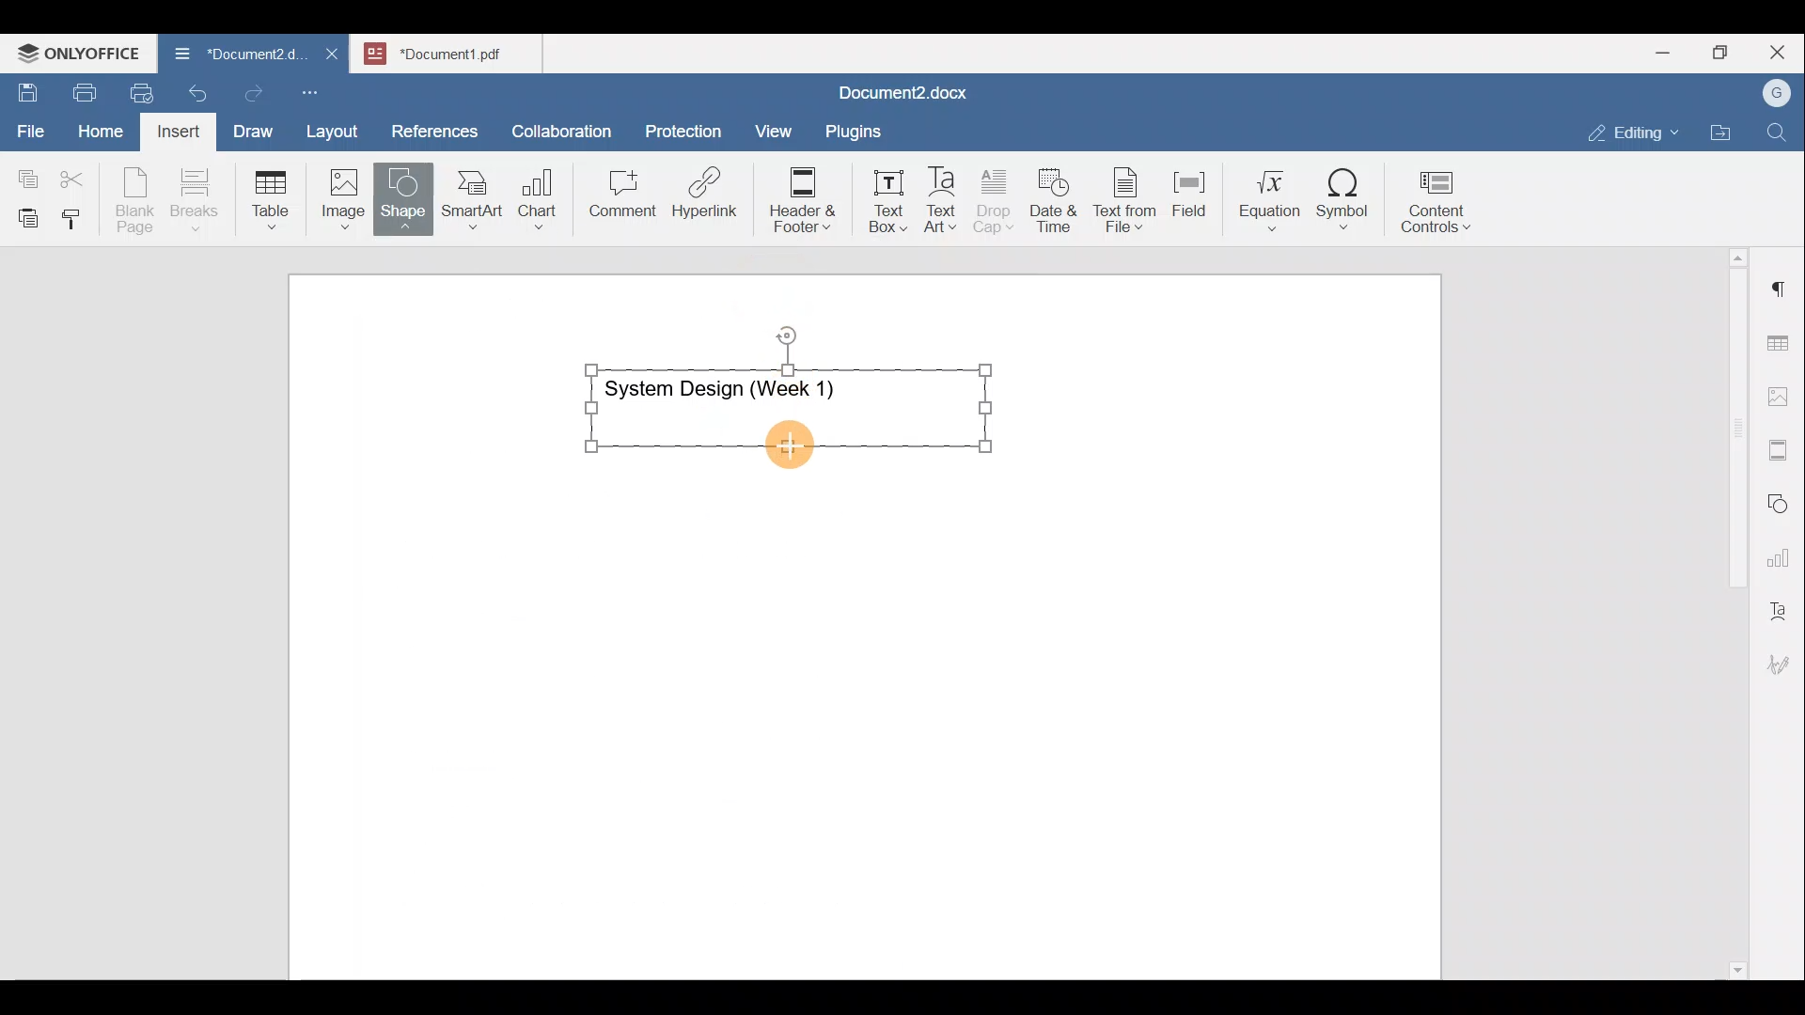  Describe the element at coordinates (1772, 94) in the screenshot. I see `Account name` at that location.